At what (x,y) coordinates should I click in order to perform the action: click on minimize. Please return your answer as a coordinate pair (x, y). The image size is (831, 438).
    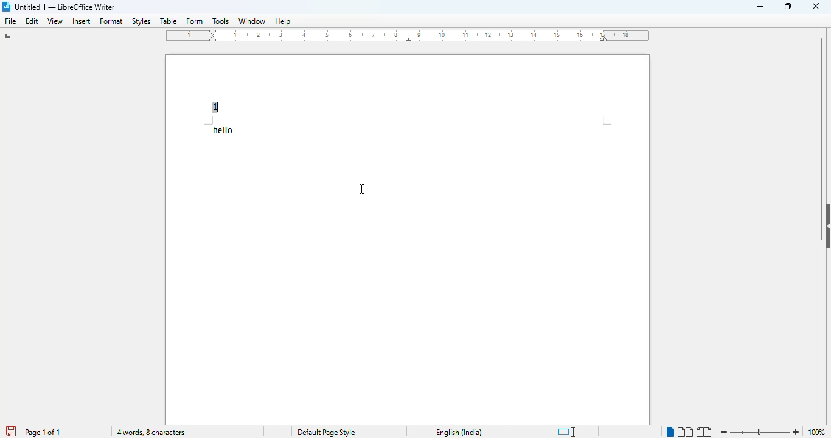
    Looking at the image, I should click on (760, 7).